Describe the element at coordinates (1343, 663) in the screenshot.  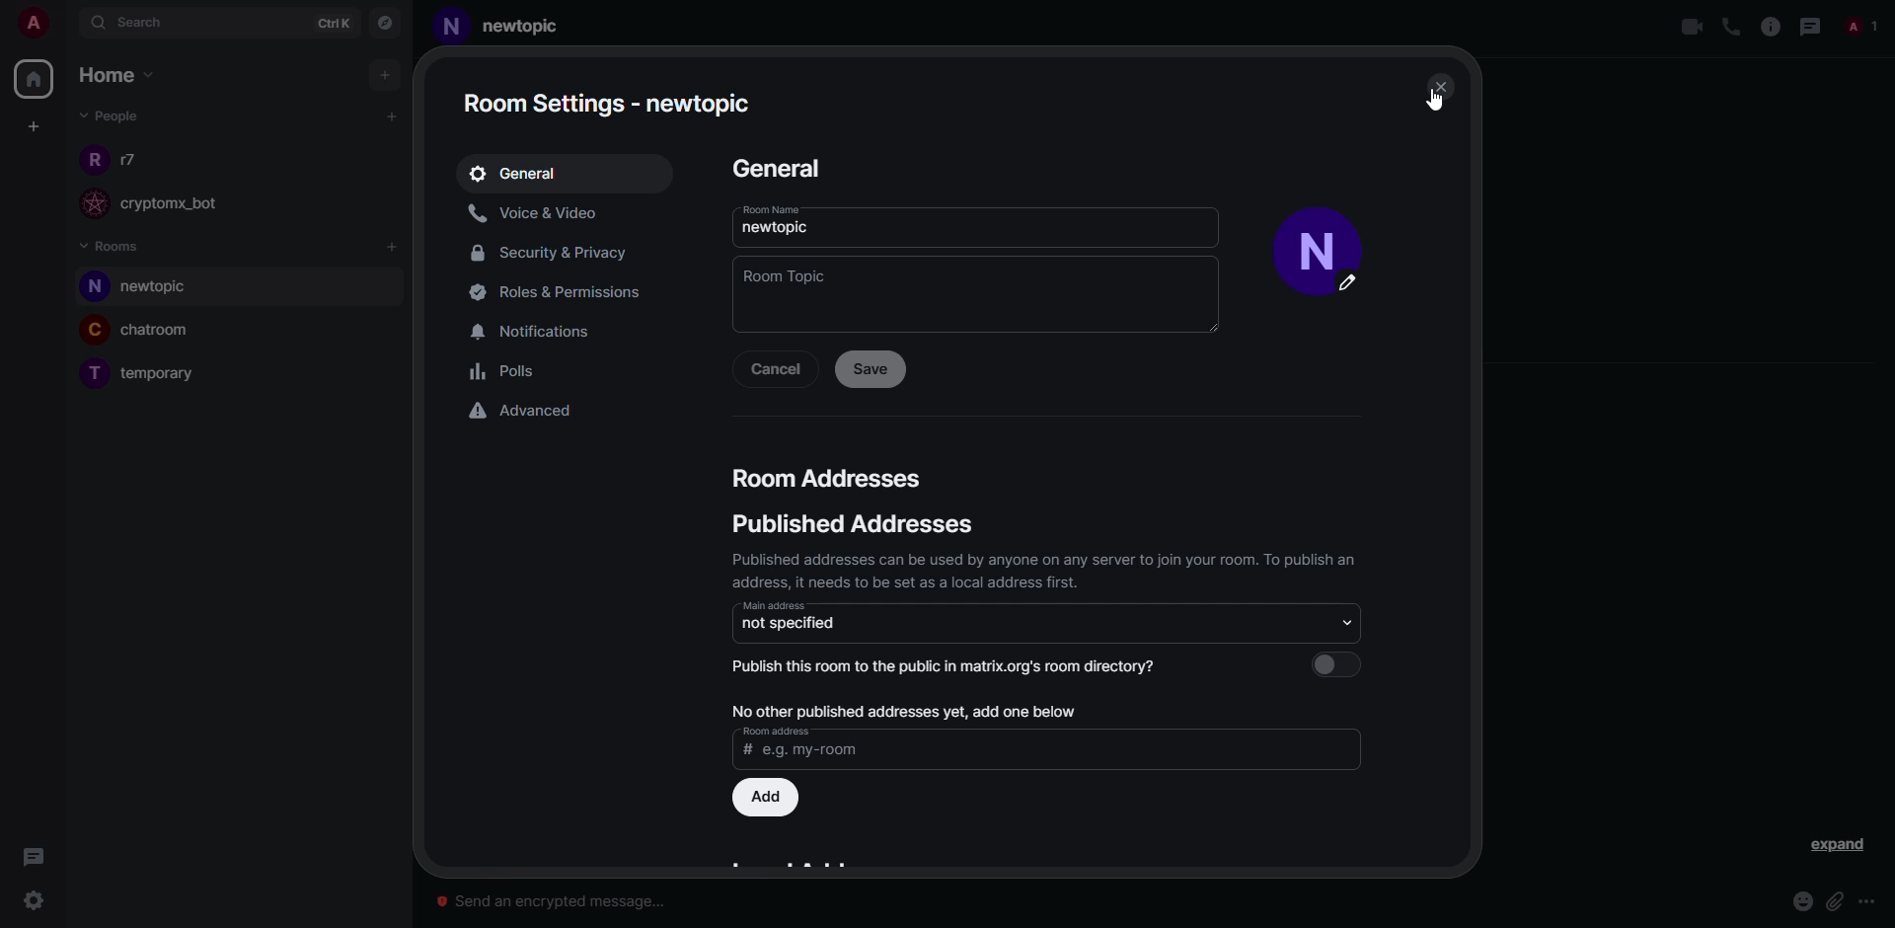
I see `enable` at that location.